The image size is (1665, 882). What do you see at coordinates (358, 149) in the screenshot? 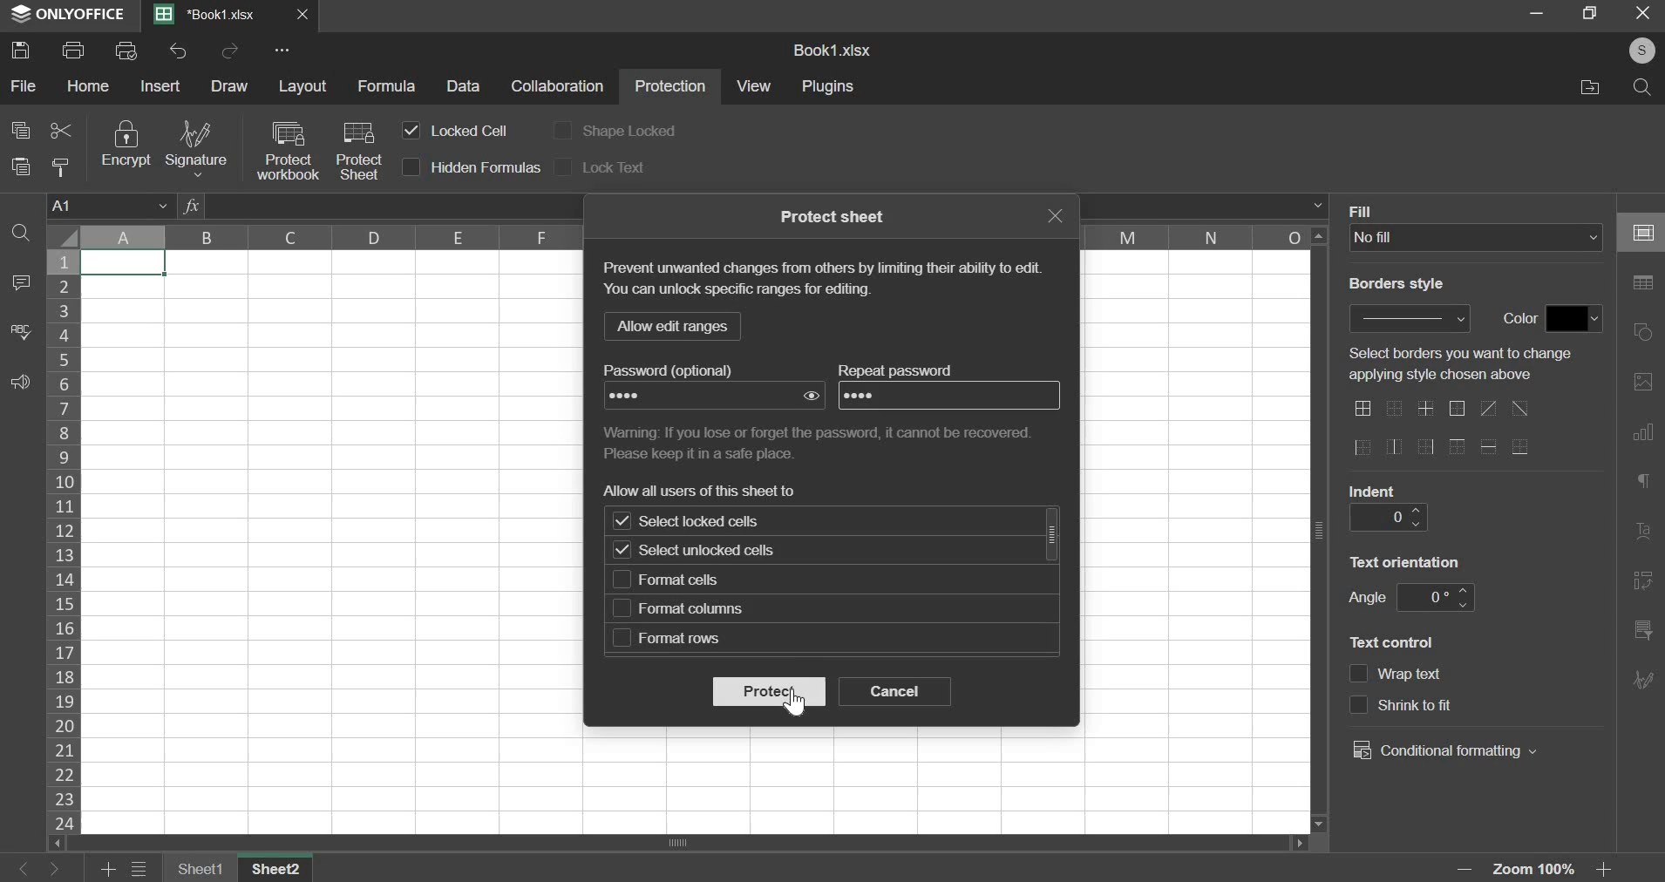
I see `protect sheet with cursor` at bounding box center [358, 149].